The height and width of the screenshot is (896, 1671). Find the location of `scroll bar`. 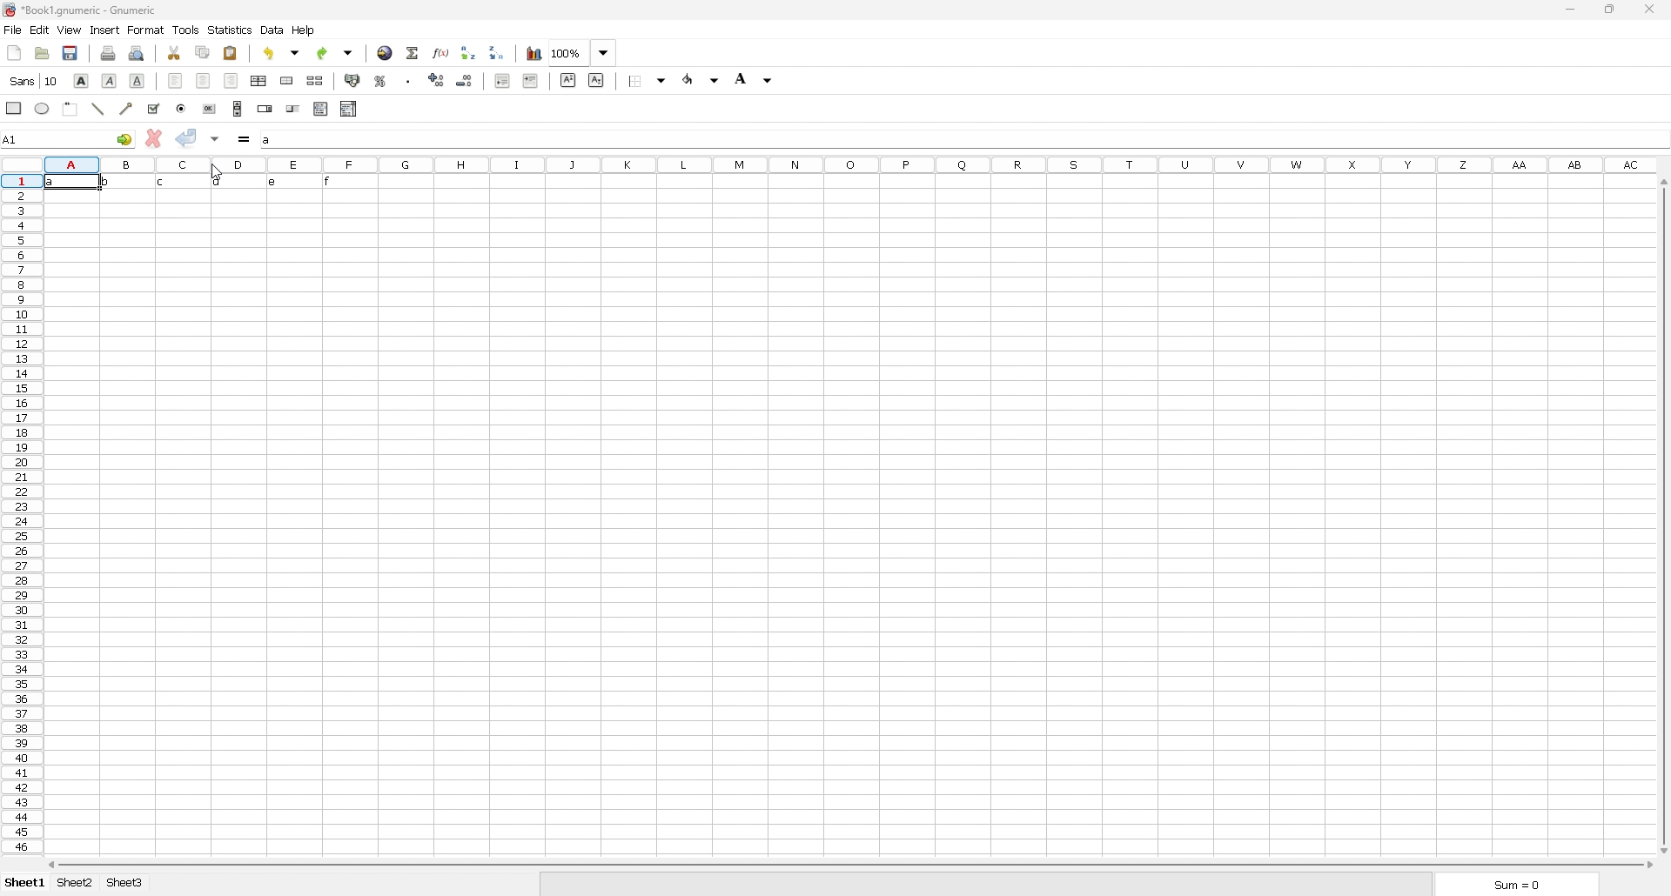

scroll bar is located at coordinates (238, 109).